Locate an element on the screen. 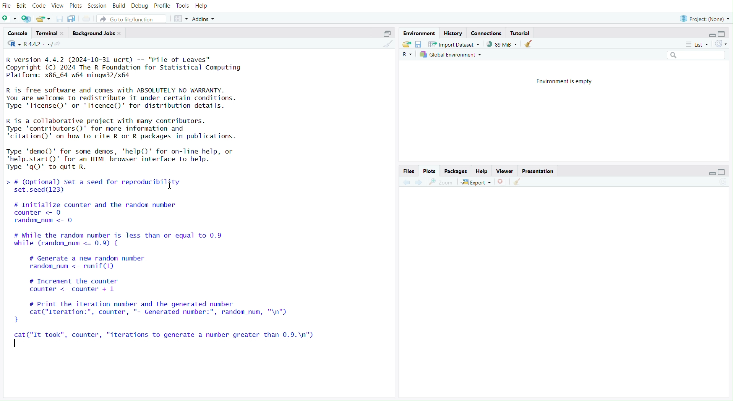 The width and height of the screenshot is (733, 401). Maximize is located at coordinates (386, 32).